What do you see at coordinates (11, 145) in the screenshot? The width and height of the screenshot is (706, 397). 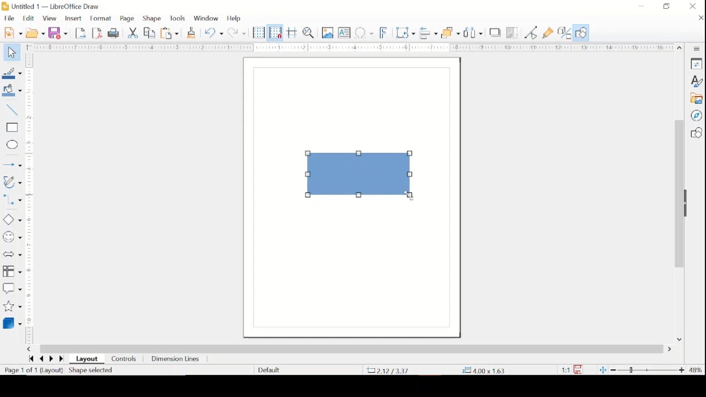 I see `insert ellipse` at bounding box center [11, 145].